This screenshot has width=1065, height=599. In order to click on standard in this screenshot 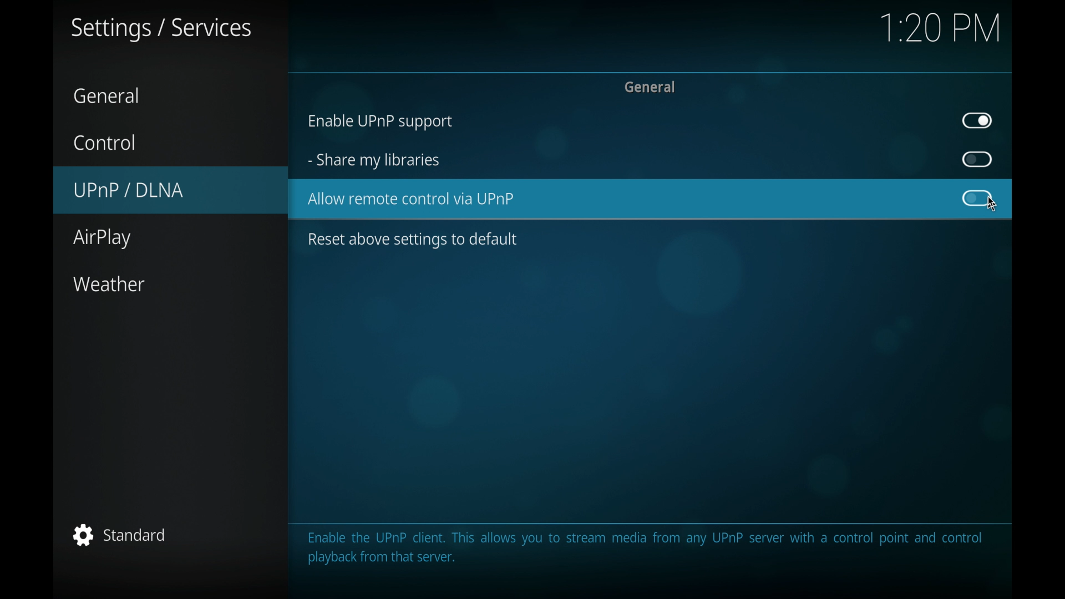, I will do `click(122, 535)`.